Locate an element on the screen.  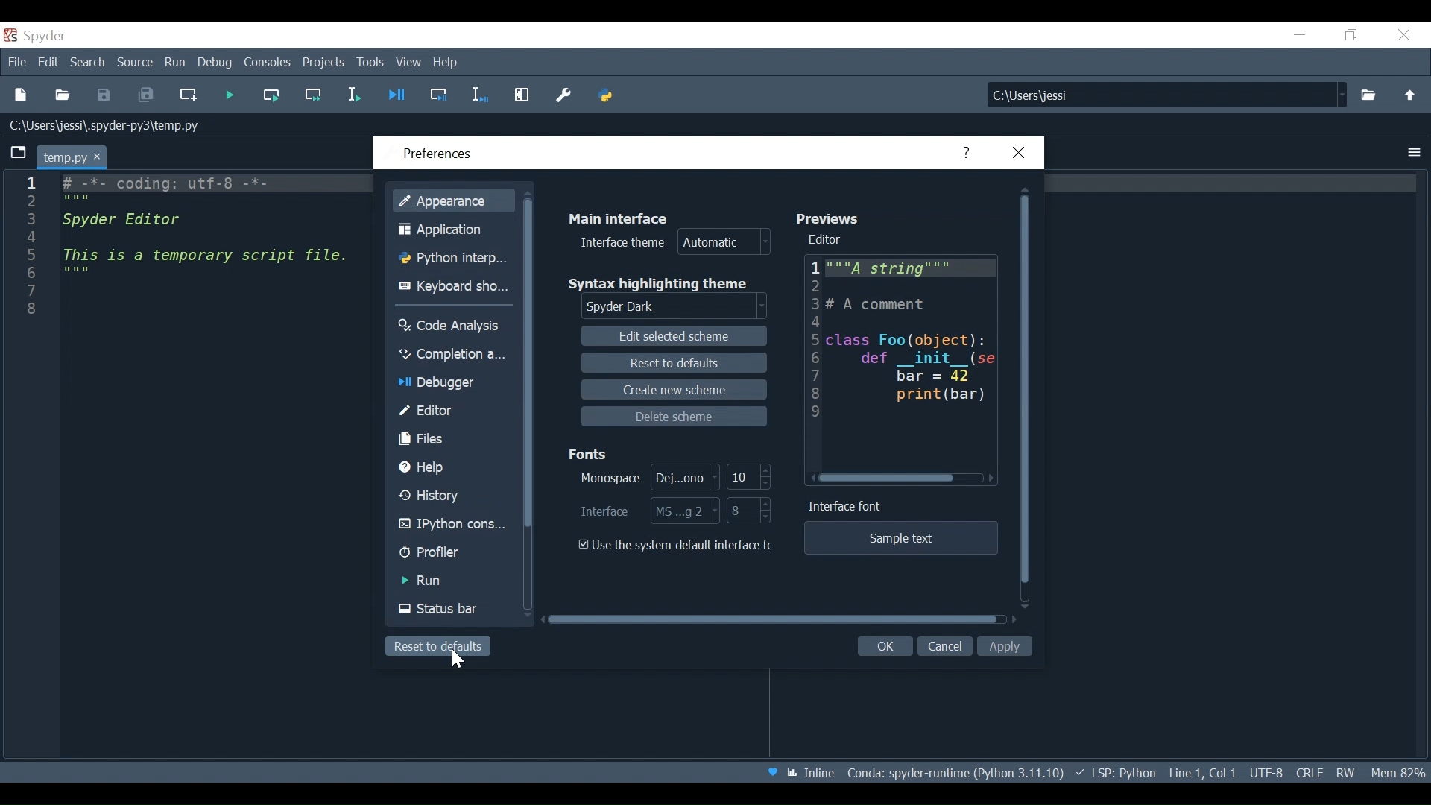
Run selection or current line is located at coordinates (354, 95).